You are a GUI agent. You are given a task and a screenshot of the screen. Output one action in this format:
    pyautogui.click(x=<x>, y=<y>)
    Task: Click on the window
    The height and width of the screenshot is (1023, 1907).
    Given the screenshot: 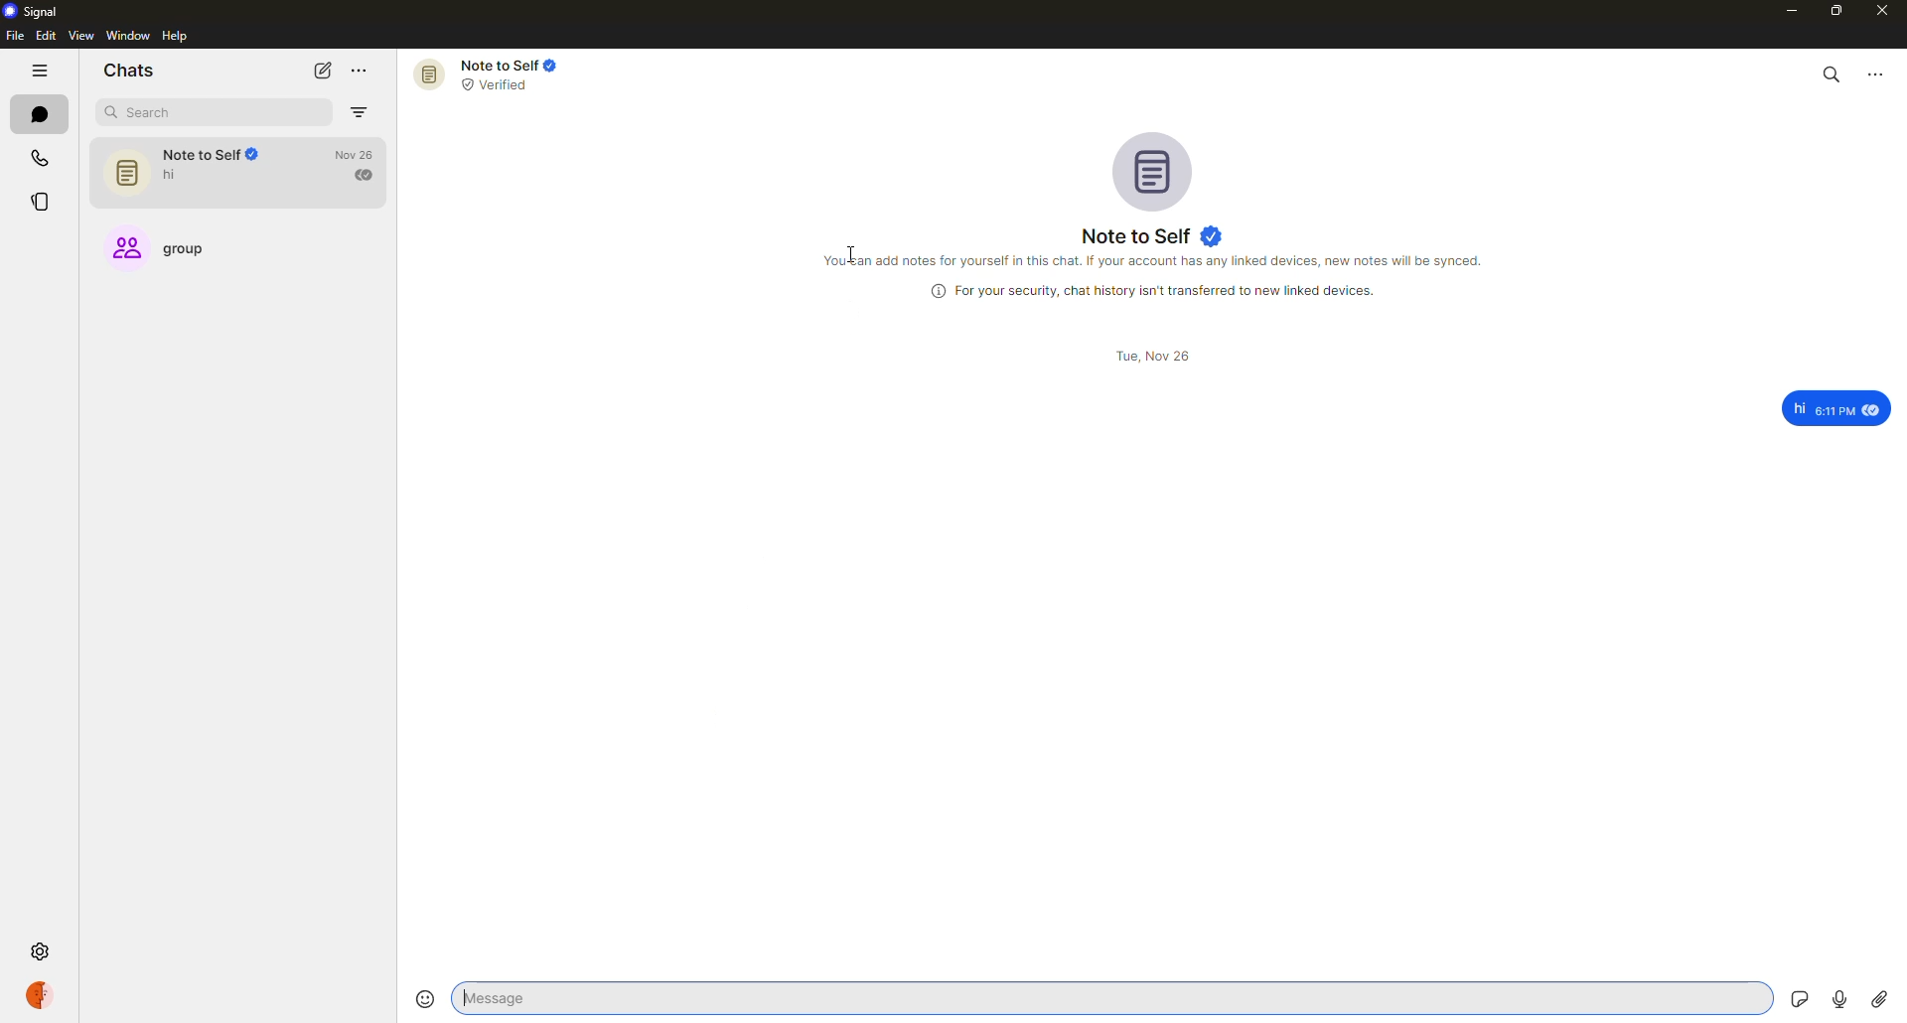 What is the action you would take?
    pyautogui.click(x=129, y=36)
    